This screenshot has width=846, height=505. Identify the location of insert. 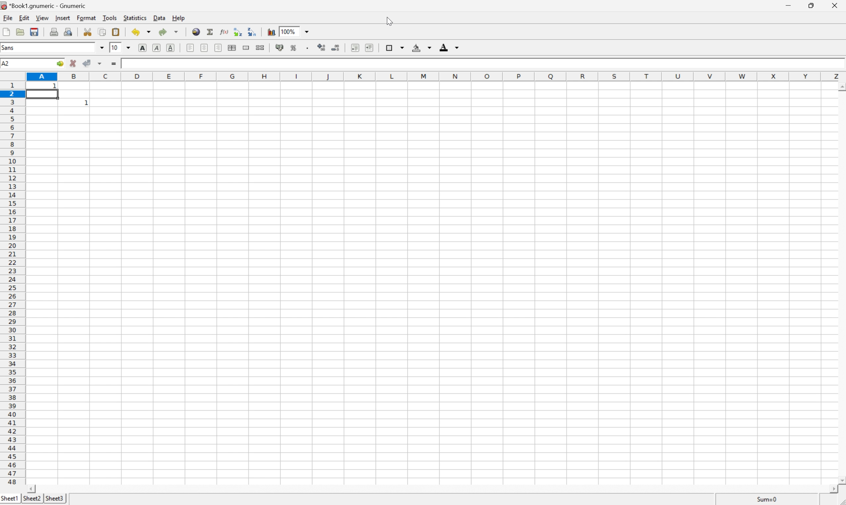
(63, 18).